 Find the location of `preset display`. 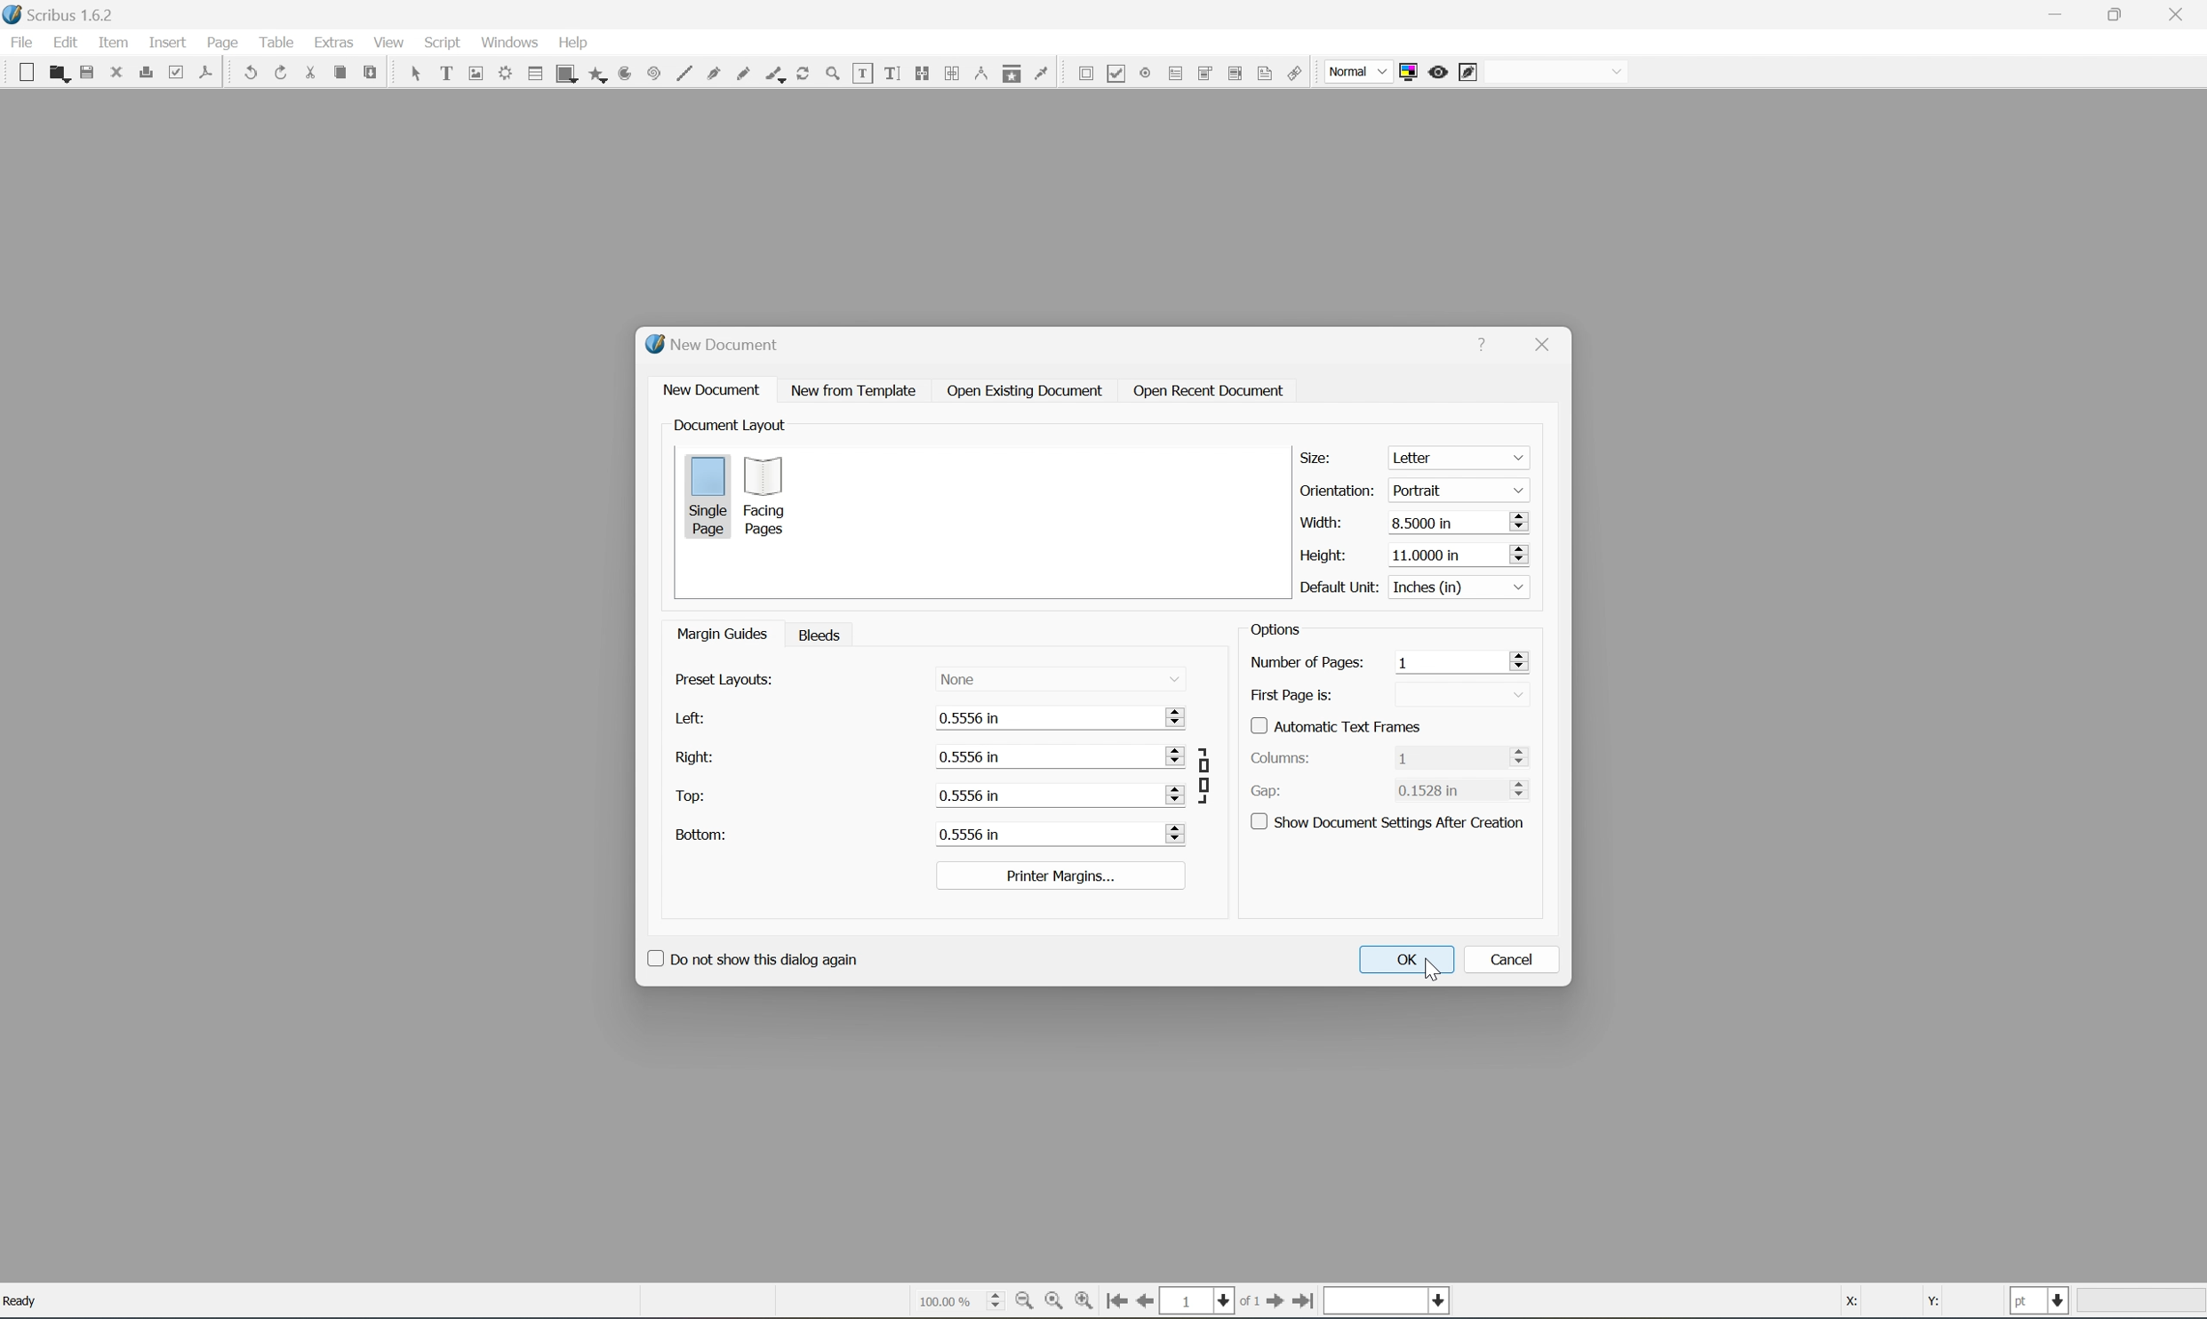

preset display is located at coordinates (730, 679).